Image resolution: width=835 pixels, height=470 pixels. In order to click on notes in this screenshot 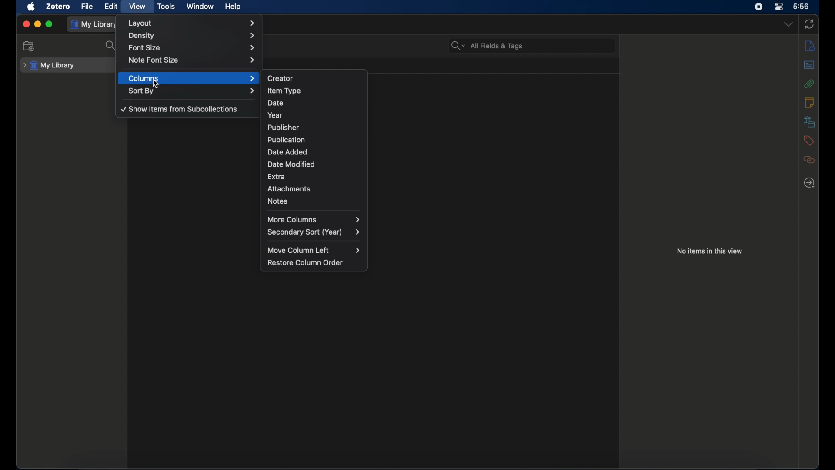, I will do `click(808, 102)`.